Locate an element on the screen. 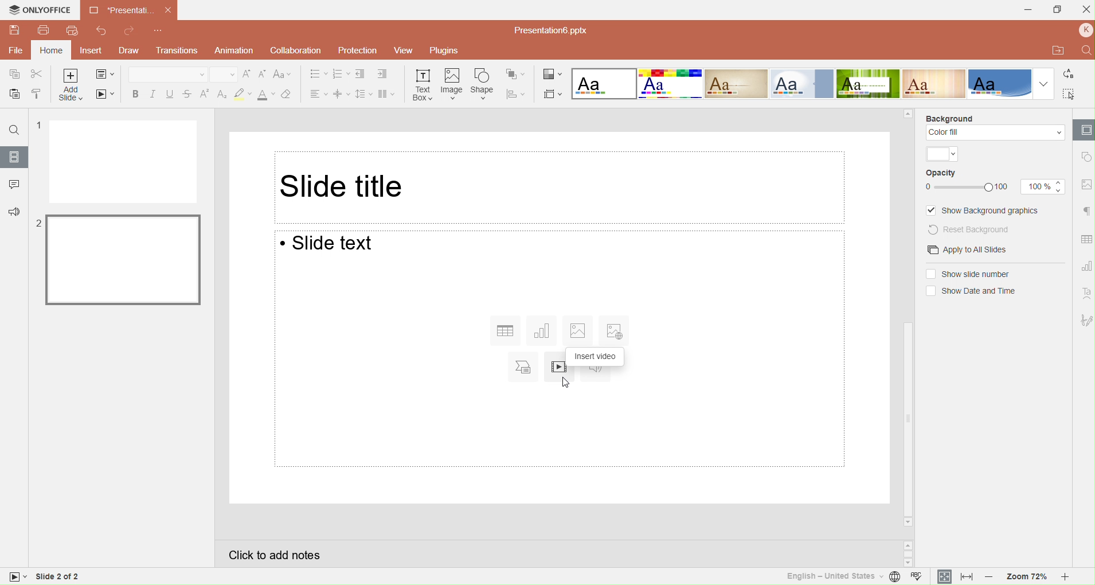 The width and height of the screenshot is (1095, 585). Superscript is located at coordinates (205, 92).